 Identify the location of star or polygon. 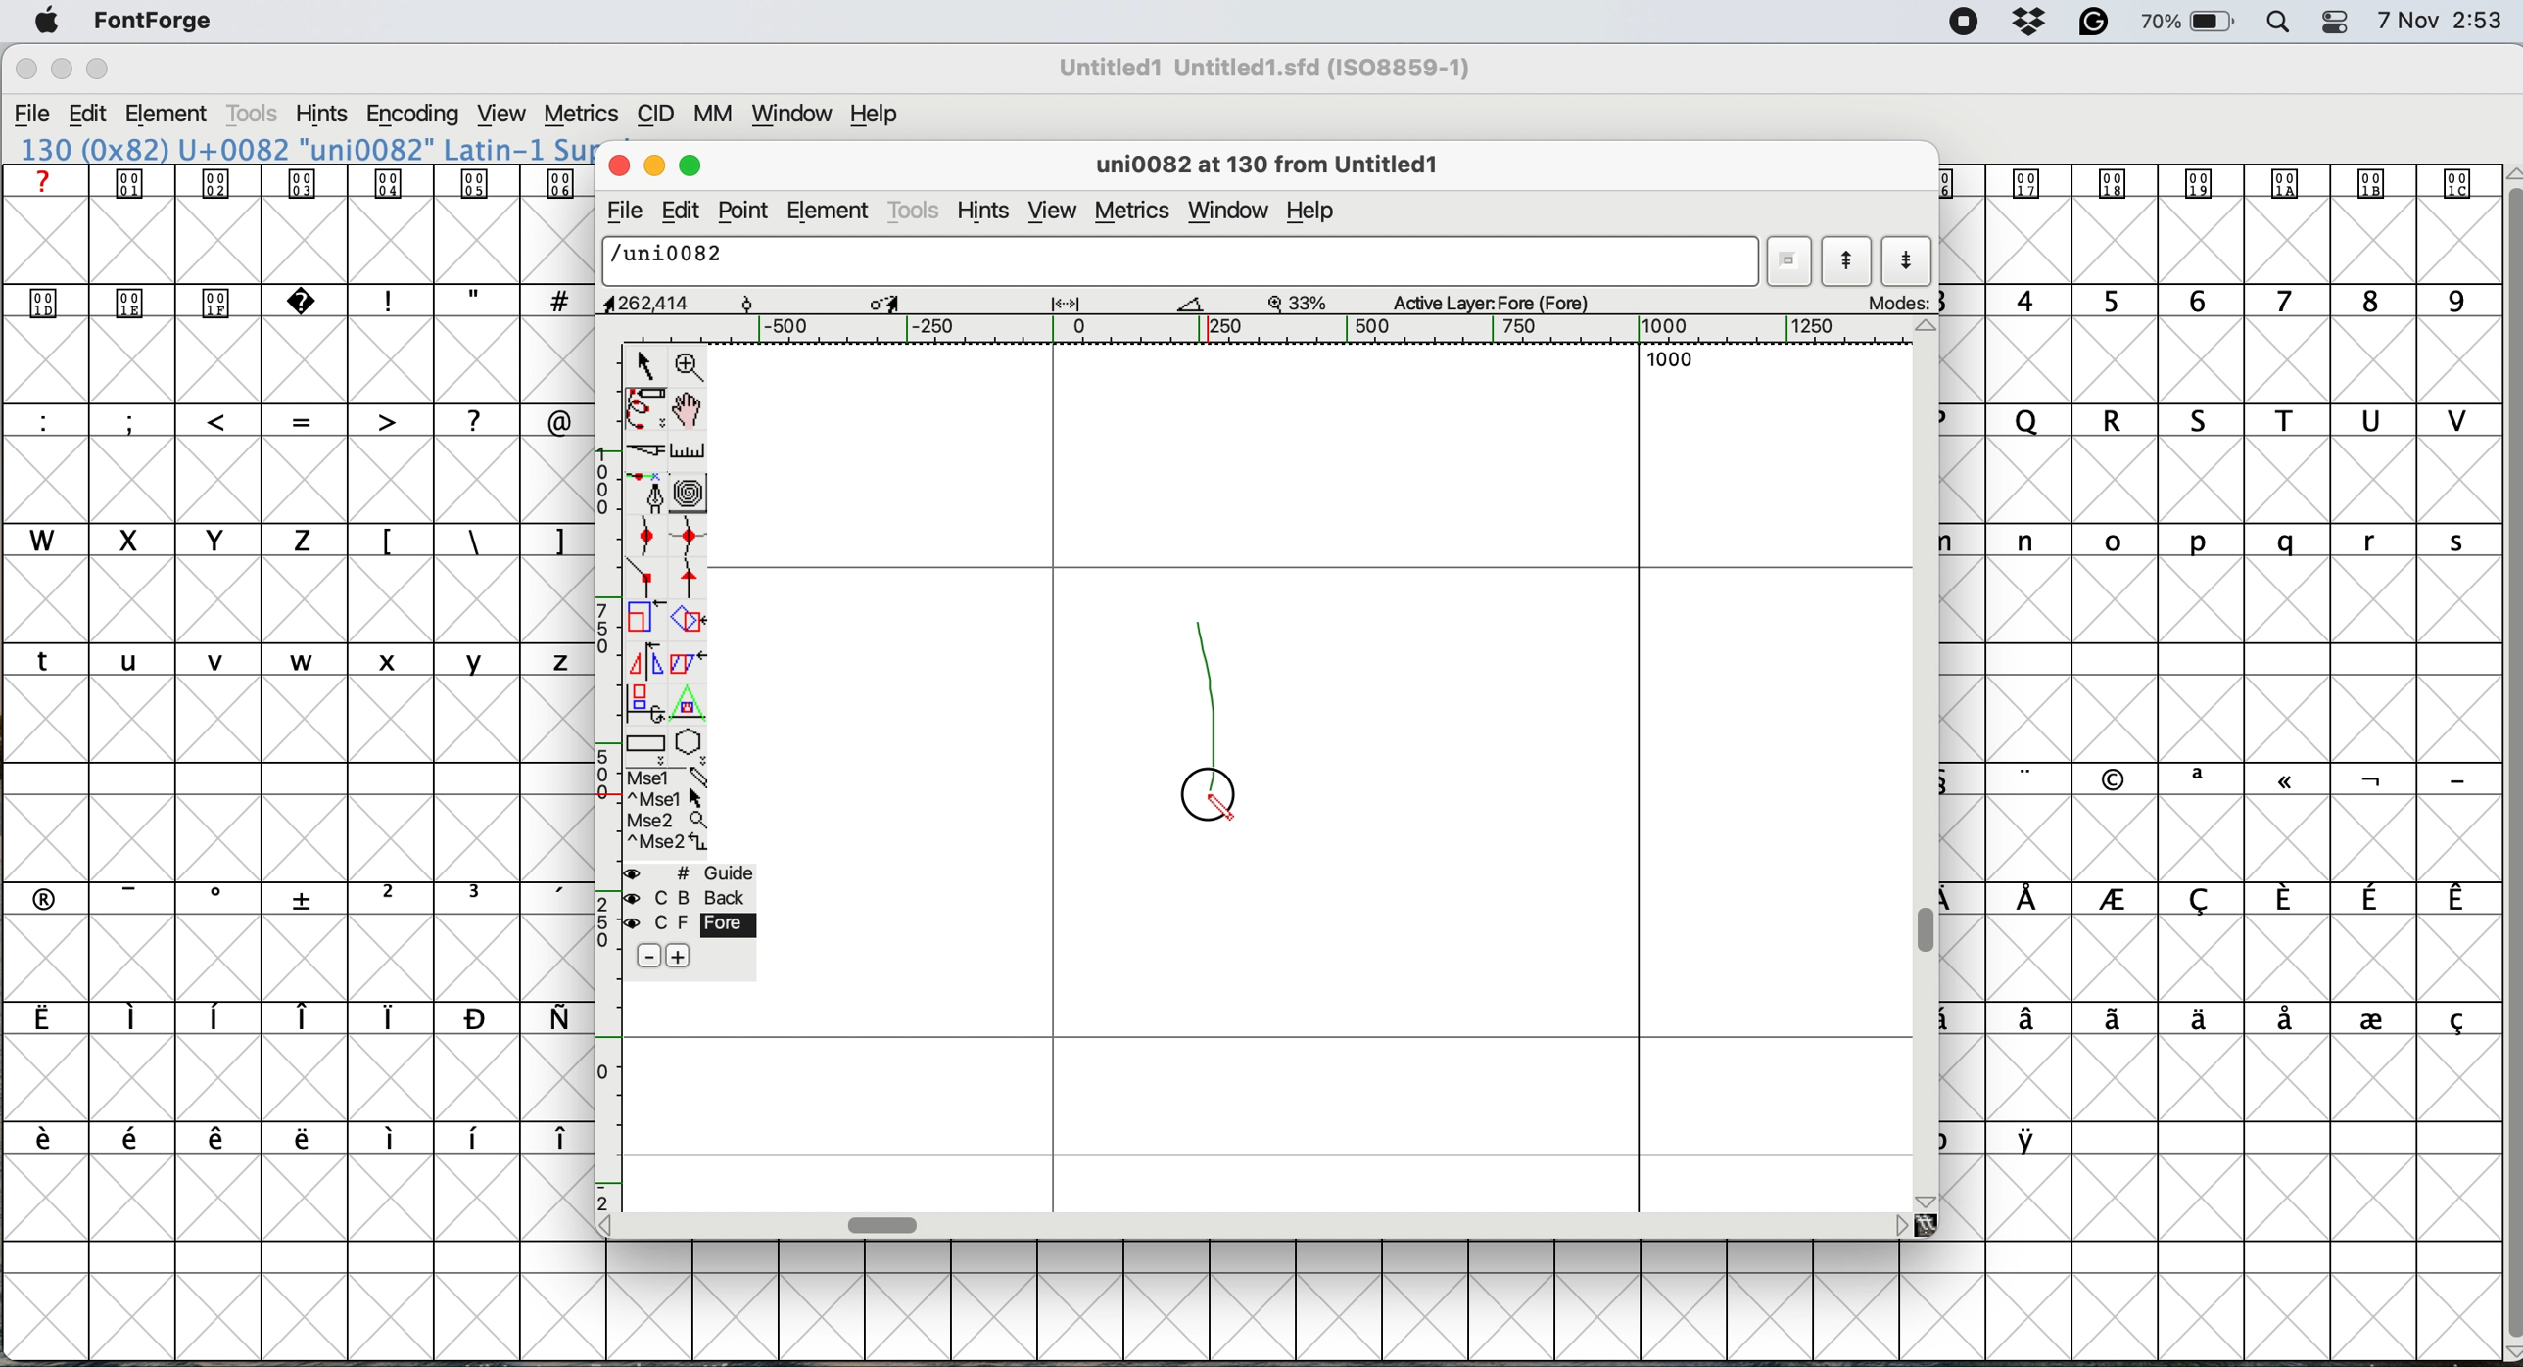
(689, 746).